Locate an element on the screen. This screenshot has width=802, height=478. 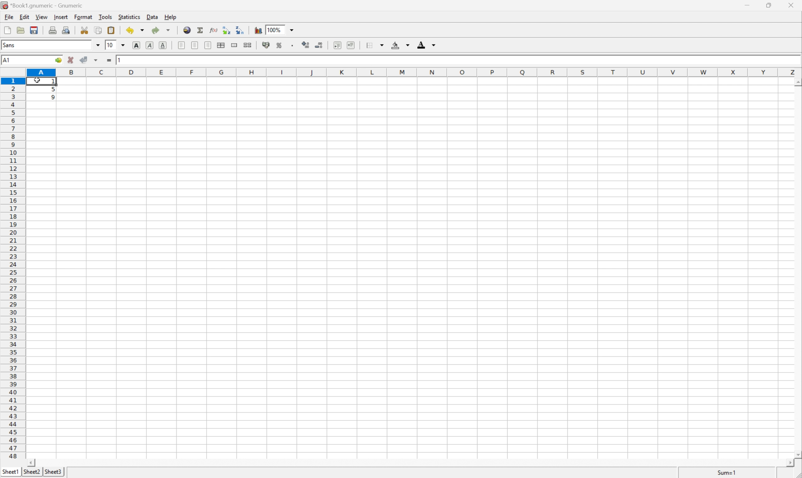
row numbers is located at coordinates (13, 268).